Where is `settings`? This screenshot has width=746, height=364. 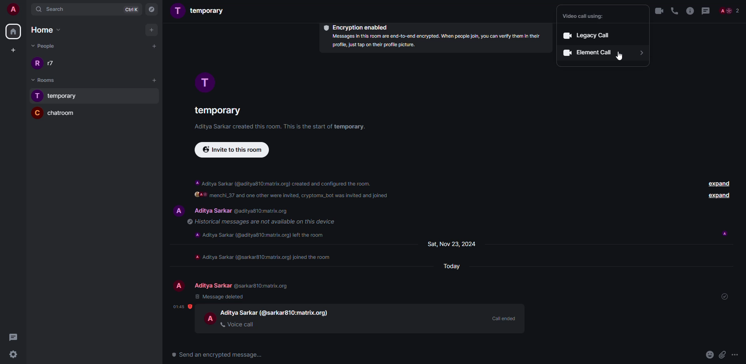 settings is located at coordinates (16, 354).